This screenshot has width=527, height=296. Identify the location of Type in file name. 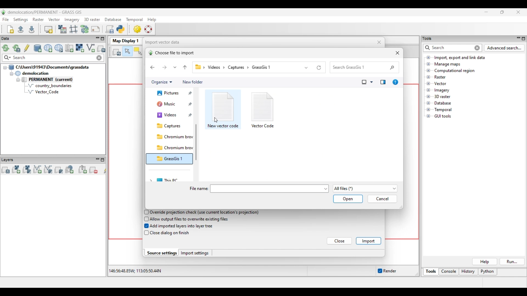
(267, 189).